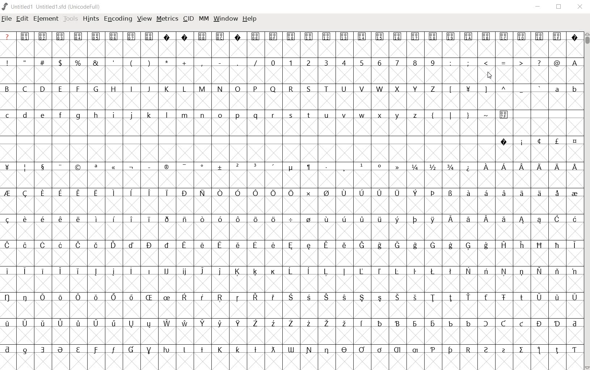 Image resolution: width=590 pixels, height=370 pixels. I want to click on hints, so click(90, 20).